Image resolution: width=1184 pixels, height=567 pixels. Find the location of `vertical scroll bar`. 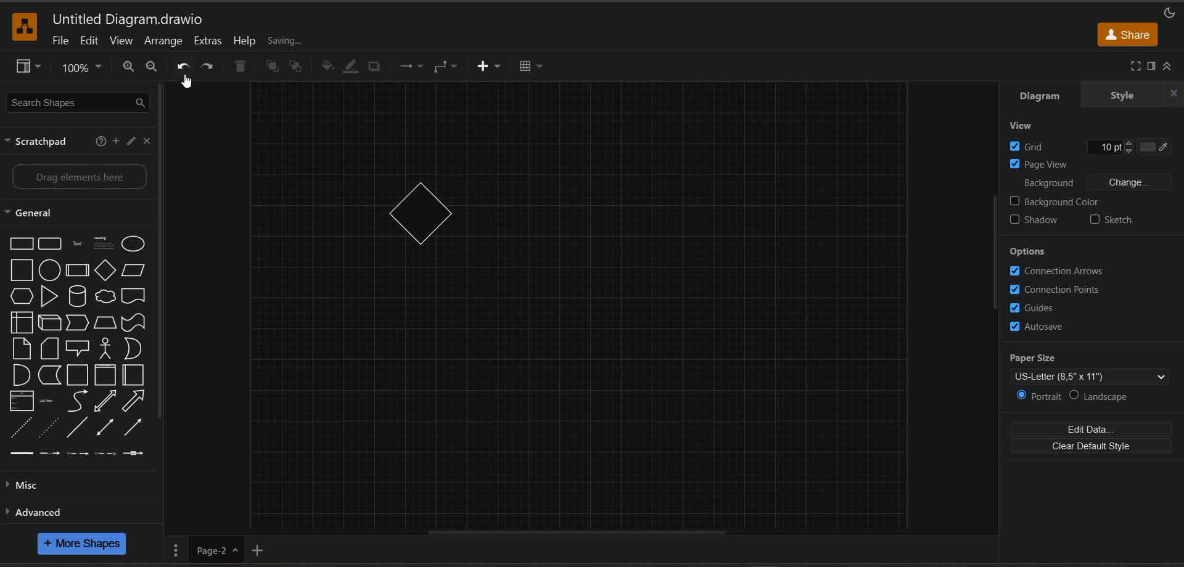

vertical scroll bar is located at coordinates (162, 255).